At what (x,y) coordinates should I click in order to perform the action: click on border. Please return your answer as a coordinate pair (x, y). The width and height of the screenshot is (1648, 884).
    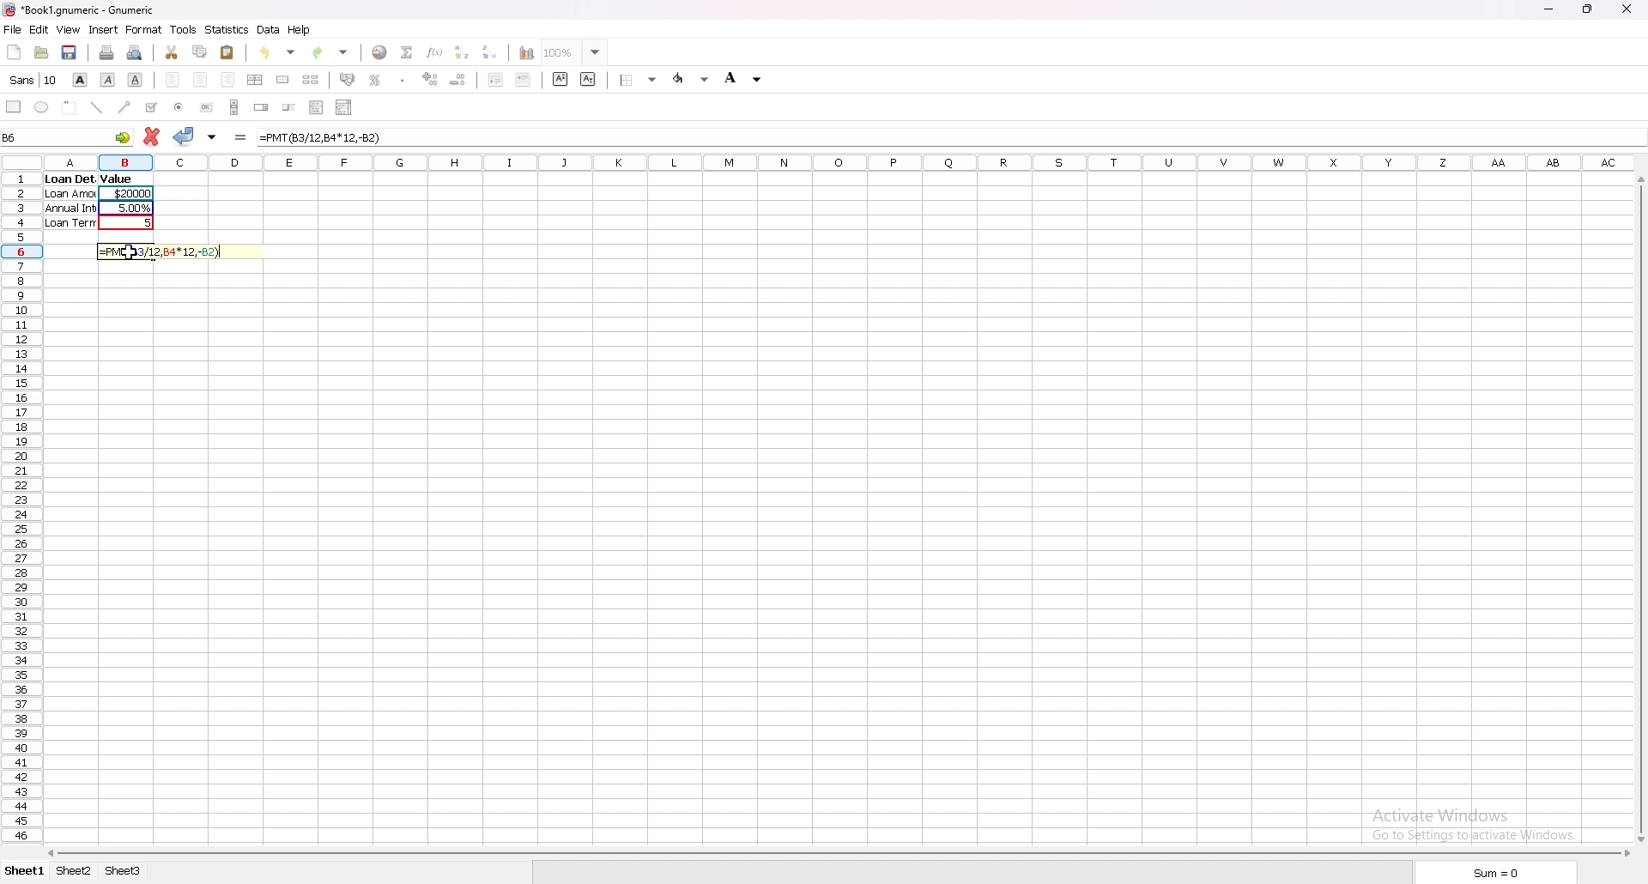
    Looking at the image, I should click on (639, 79).